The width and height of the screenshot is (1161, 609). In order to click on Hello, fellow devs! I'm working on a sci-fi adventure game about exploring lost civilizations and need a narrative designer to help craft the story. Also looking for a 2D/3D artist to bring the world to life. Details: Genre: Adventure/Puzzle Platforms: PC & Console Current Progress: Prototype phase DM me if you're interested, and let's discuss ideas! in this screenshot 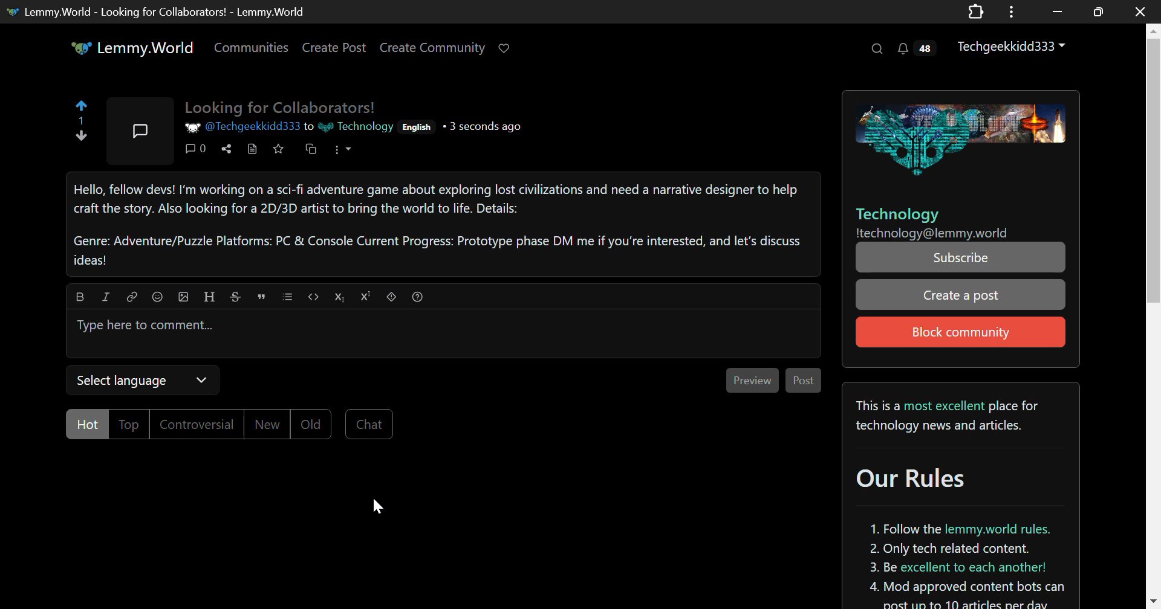, I will do `click(442, 225)`.